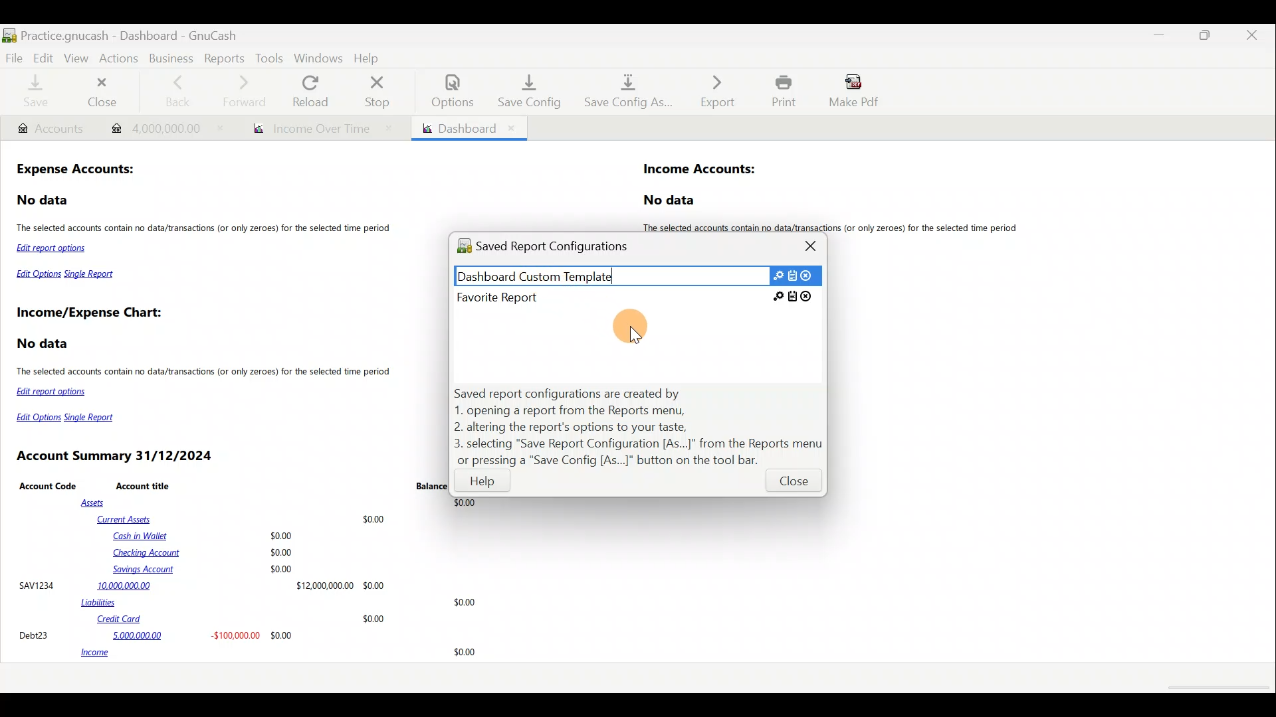 The width and height of the screenshot is (1276, 717). I want to click on Edit report options, so click(54, 250).